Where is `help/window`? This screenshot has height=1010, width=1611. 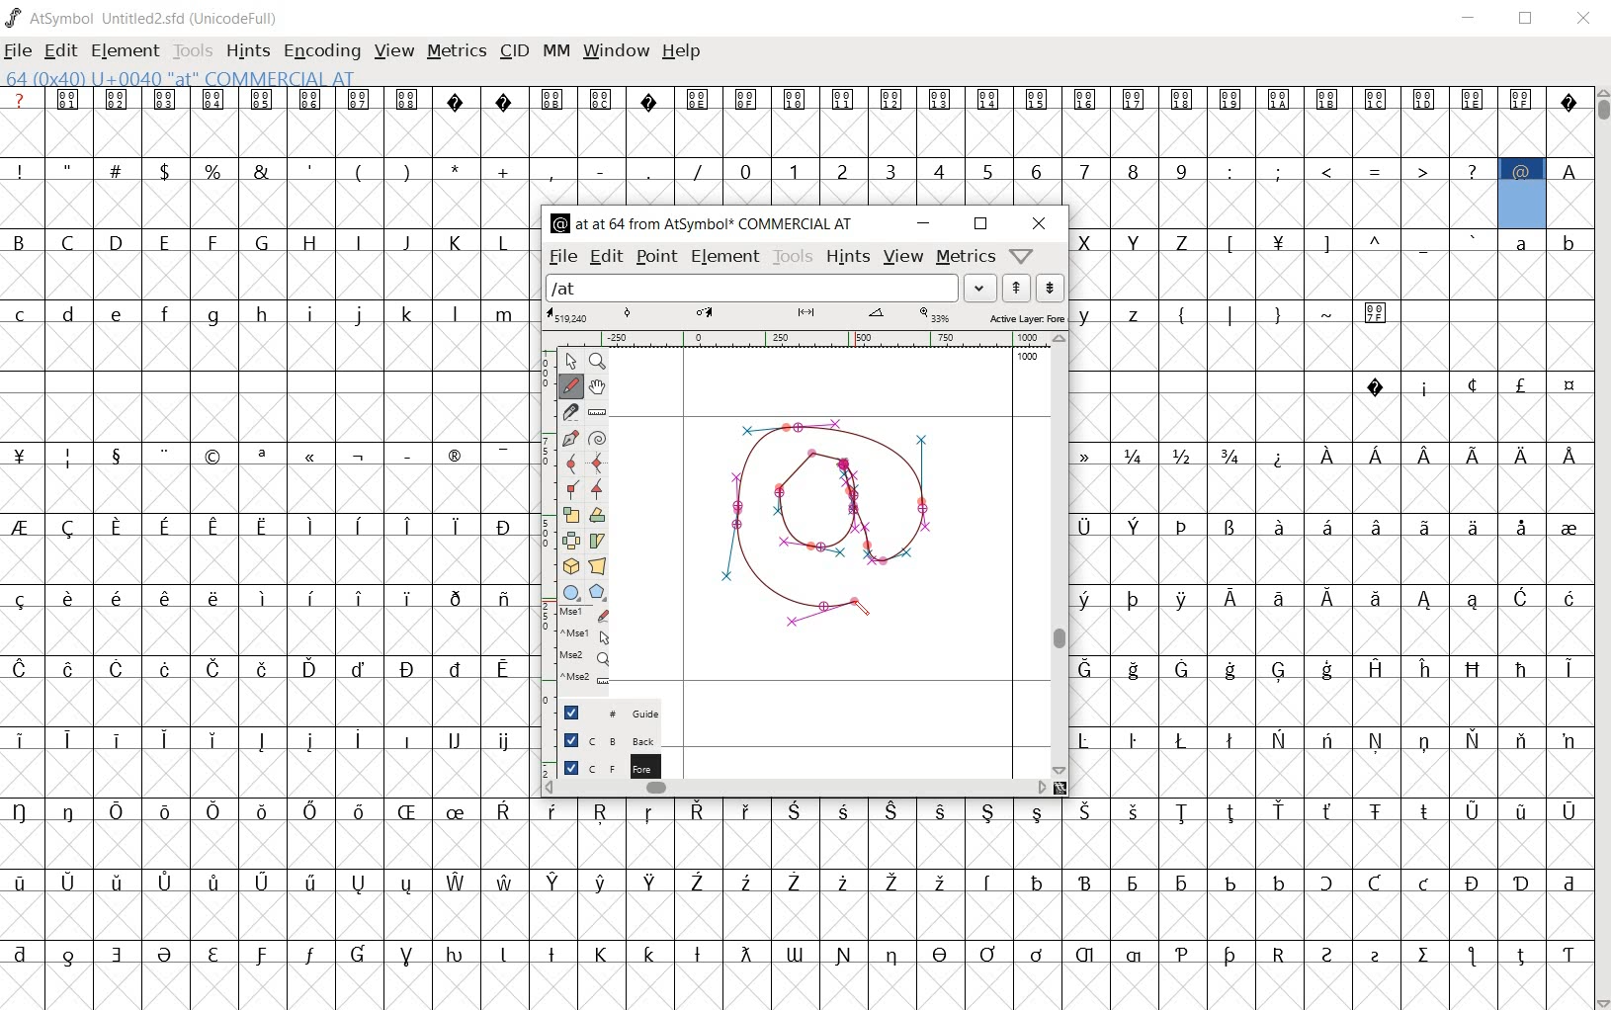 help/window is located at coordinates (1025, 255).